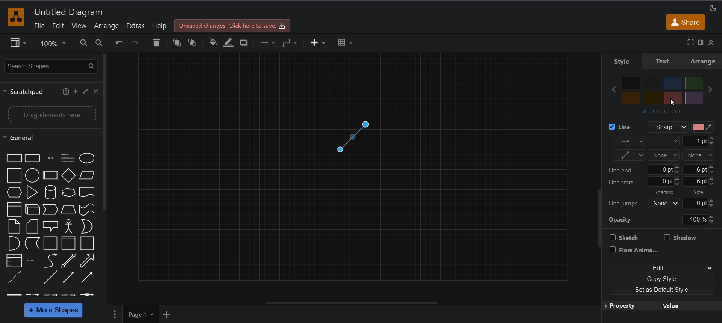 The width and height of the screenshot is (722, 323). Describe the element at coordinates (214, 41) in the screenshot. I see `fill color` at that location.